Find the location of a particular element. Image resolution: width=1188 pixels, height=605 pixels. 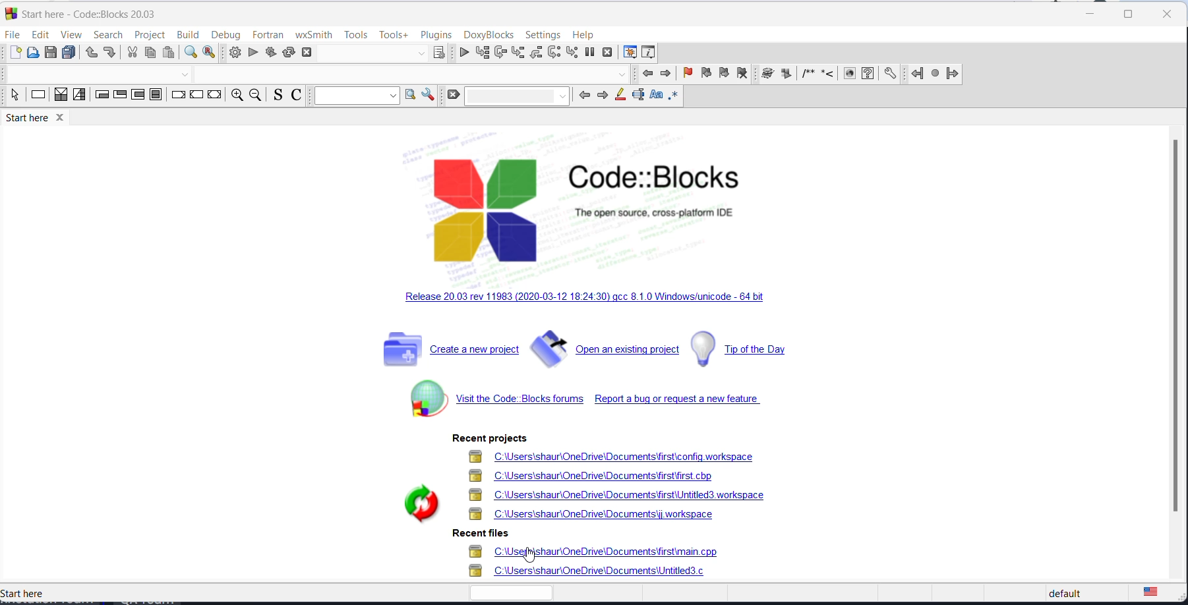

zoom out is located at coordinates (254, 96).